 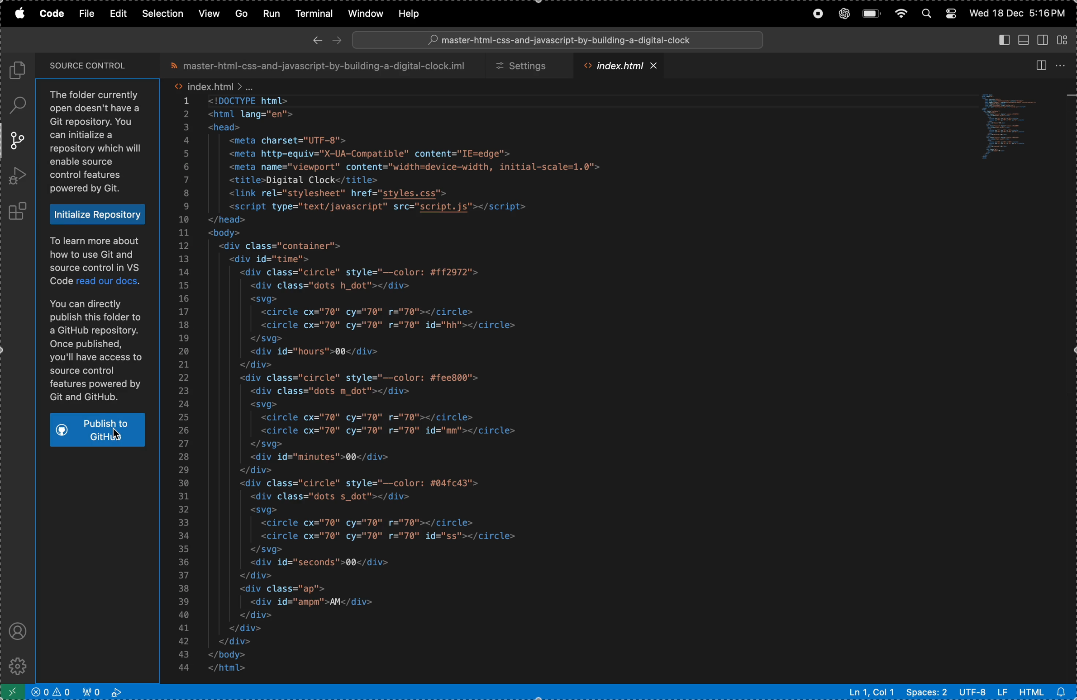 What do you see at coordinates (21, 209) in the screenshot?
I see `extensions` at bounding box center [21, 209].